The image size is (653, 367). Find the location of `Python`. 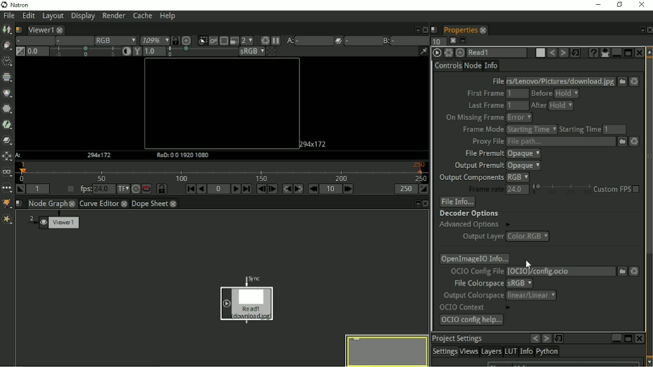

Python is located at coordinates (548, 351).